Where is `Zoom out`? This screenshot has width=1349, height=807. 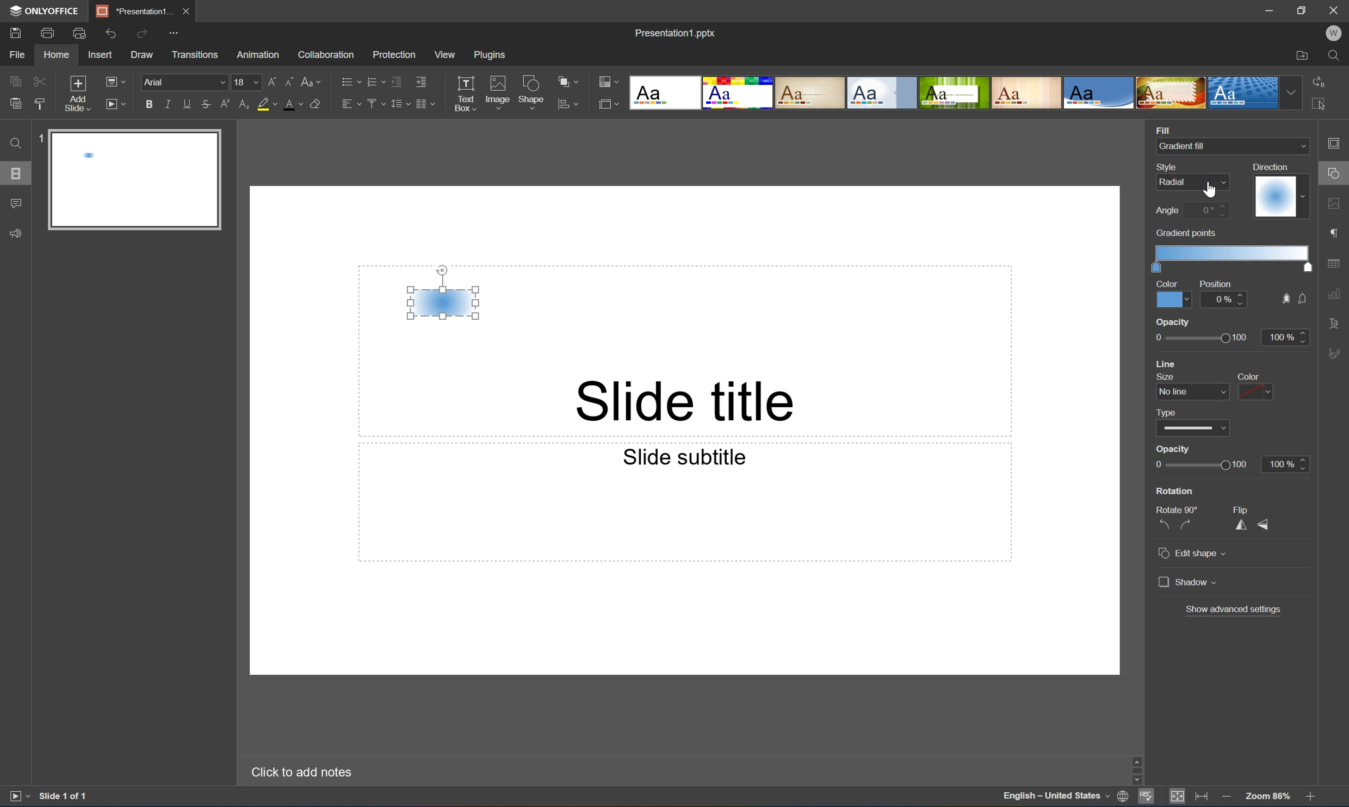 Zoom out is located at coordinates (1225, 796).